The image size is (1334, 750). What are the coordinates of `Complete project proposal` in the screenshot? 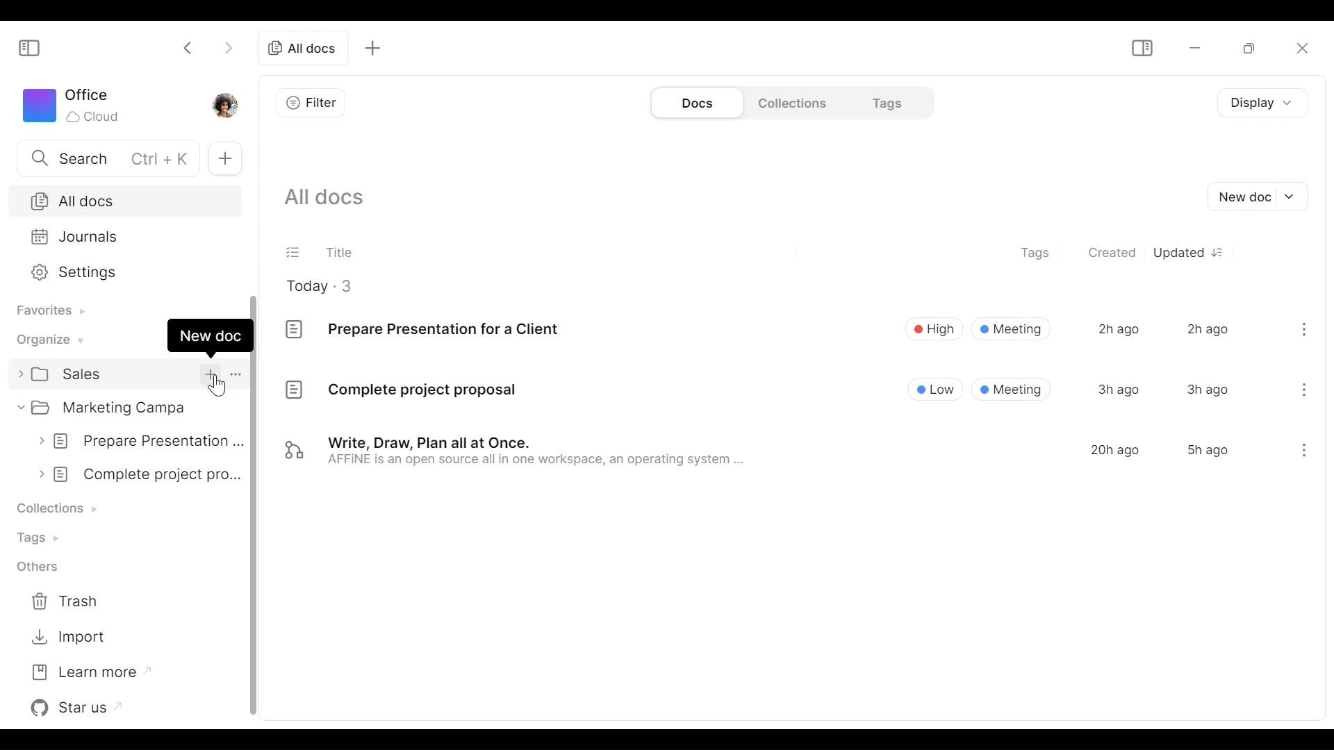 It's located at (400, 392).